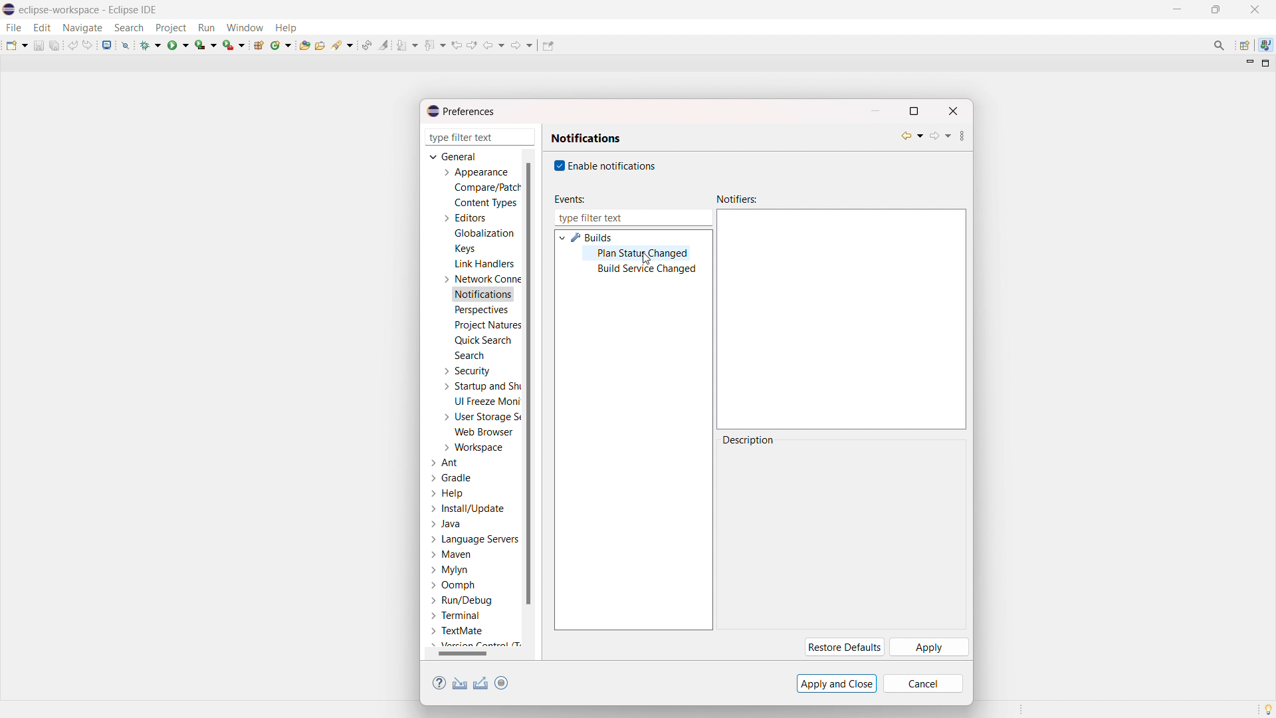 The image size is (1276, 718). What do you see at coordinates (962, 138) in the screenshot?
I see `view menu` at bounding box center [962, 138].